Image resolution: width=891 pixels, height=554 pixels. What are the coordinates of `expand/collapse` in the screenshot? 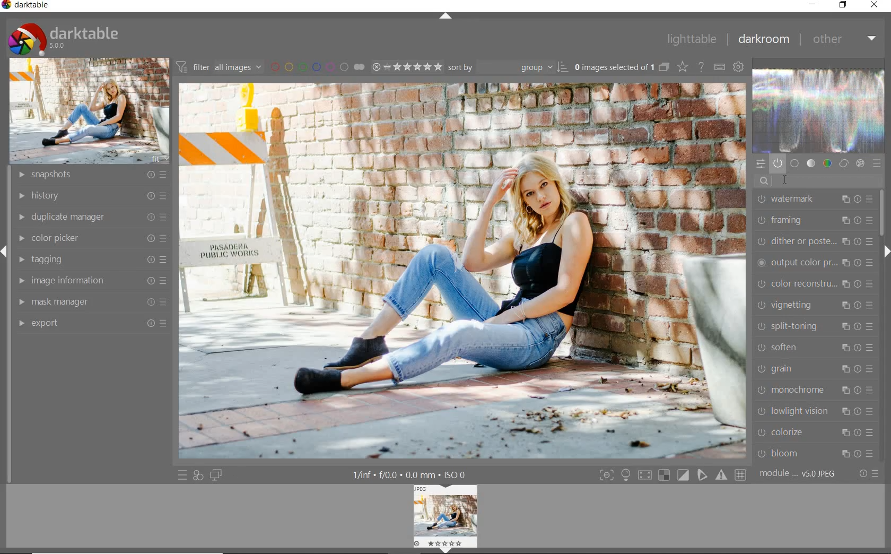 It's located at (887, 253).